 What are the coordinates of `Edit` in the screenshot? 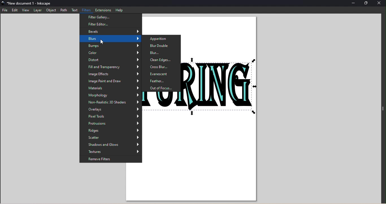 It's located at (15, 11).